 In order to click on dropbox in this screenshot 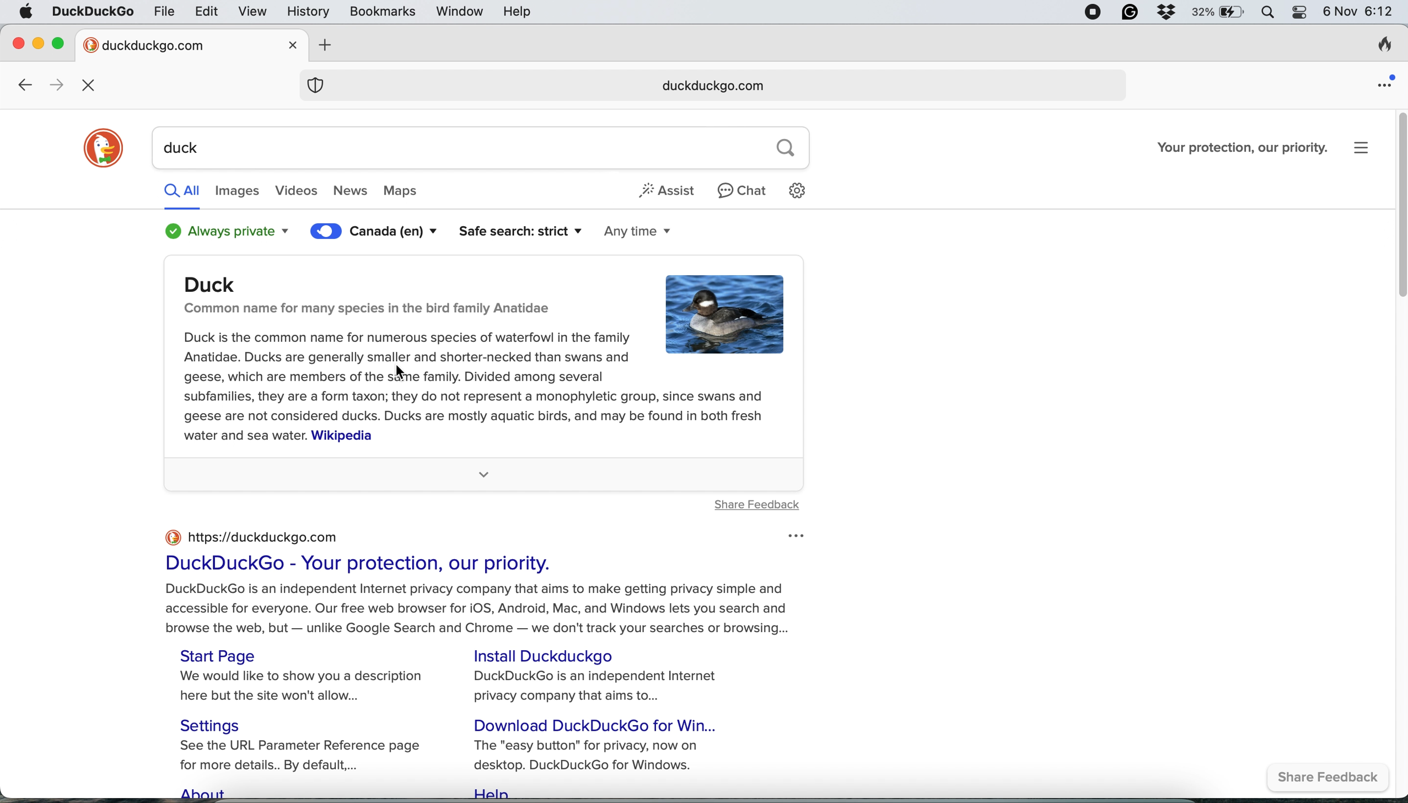, I will do `click(1167, 12)`.